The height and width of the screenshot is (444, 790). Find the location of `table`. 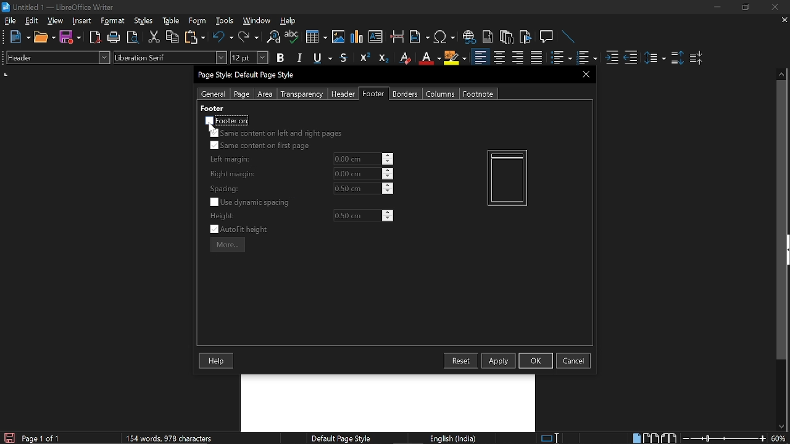

table is located at coordinates (172, 21).